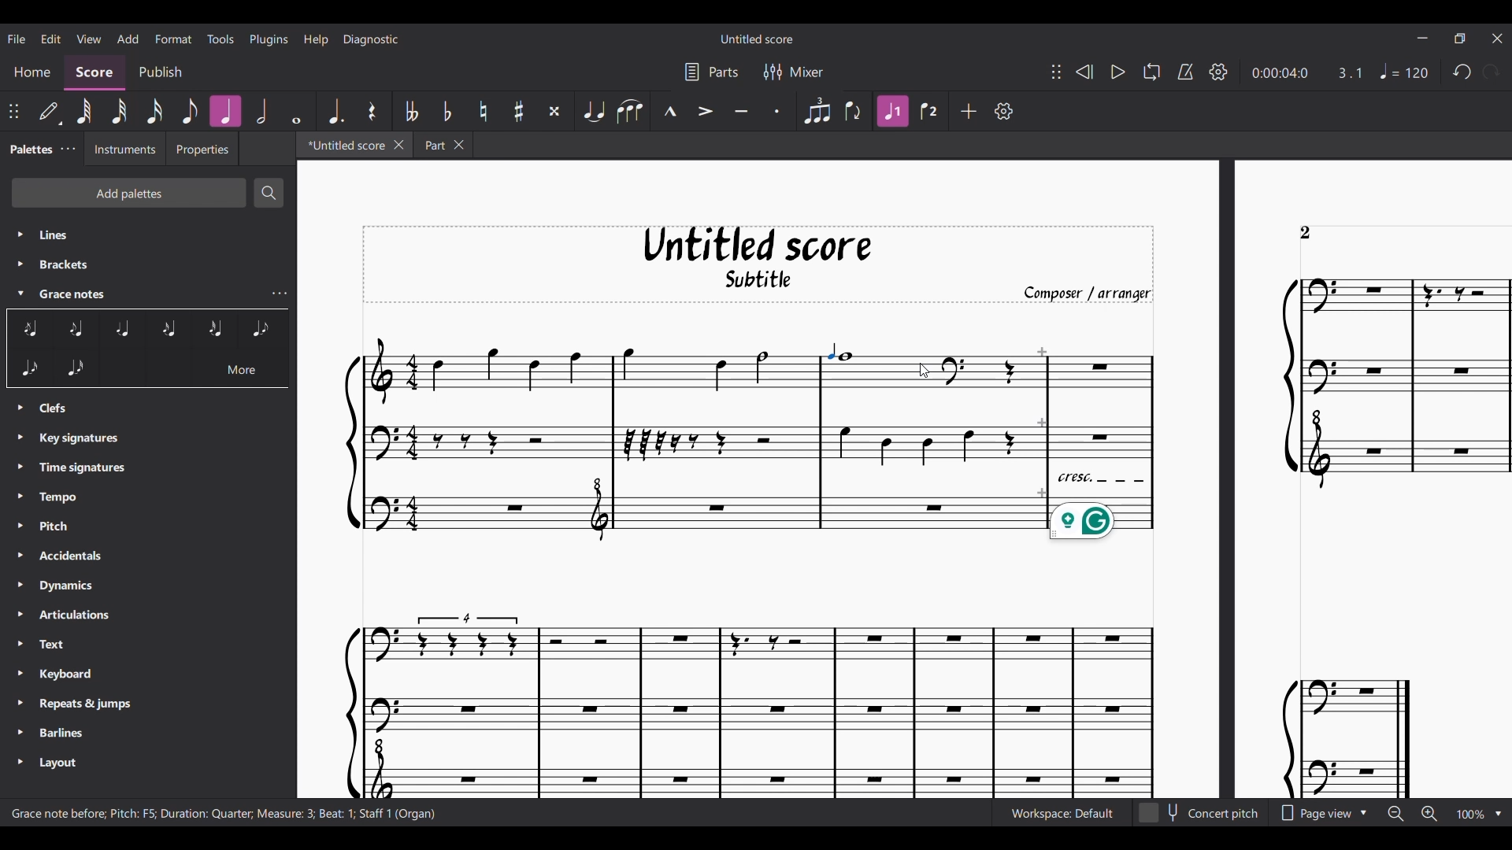 This screenshot has height=850, width=1512. Describe the element at coordinates (711, 72) in the screenshot. I see `Parts settings` at that location.